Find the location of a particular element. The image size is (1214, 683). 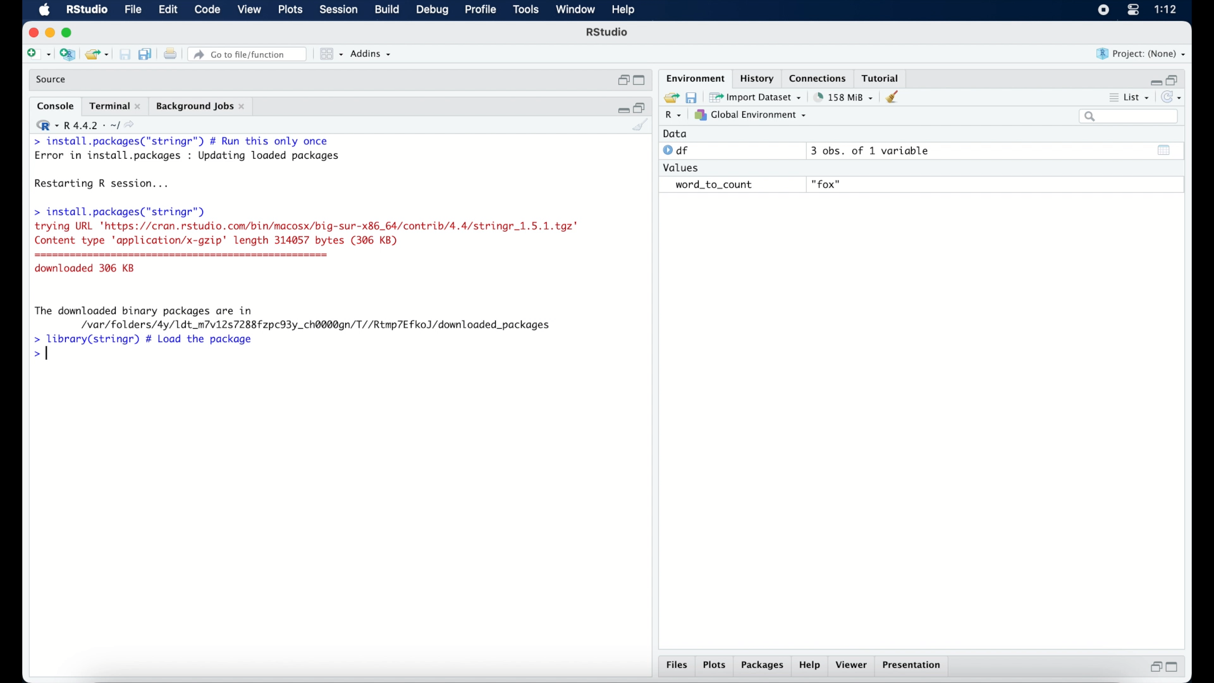

plots is located at coordinates (714, 666).